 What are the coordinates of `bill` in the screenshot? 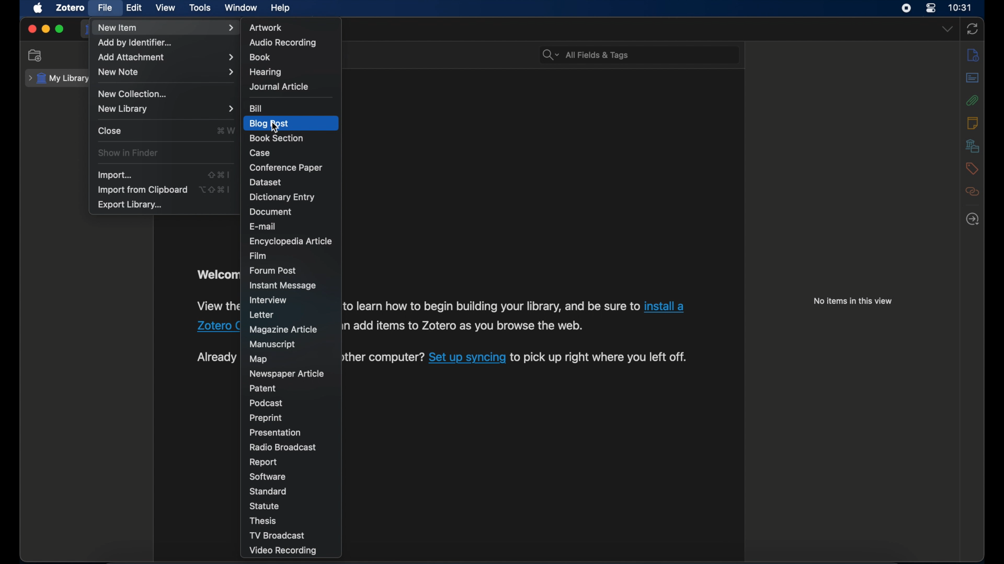 It's located at (257, 109).